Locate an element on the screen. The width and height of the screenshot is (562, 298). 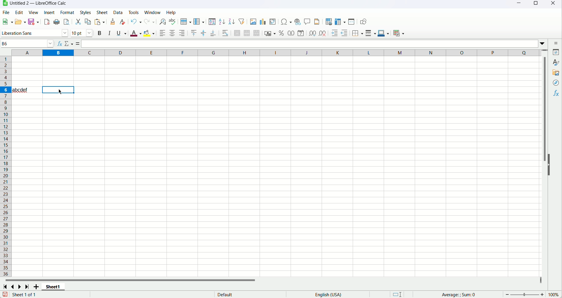
format as number is located at coordinates (292, 33).